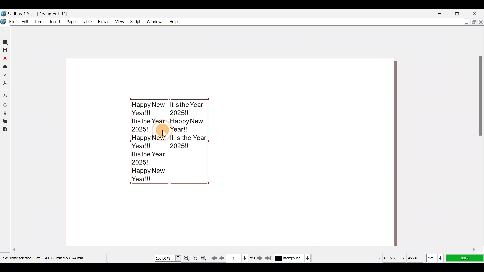 This screenshot has width=484, height=272. Describe the element at coordinates (6, 104) in the screenshot. I see `Redo` at that location.